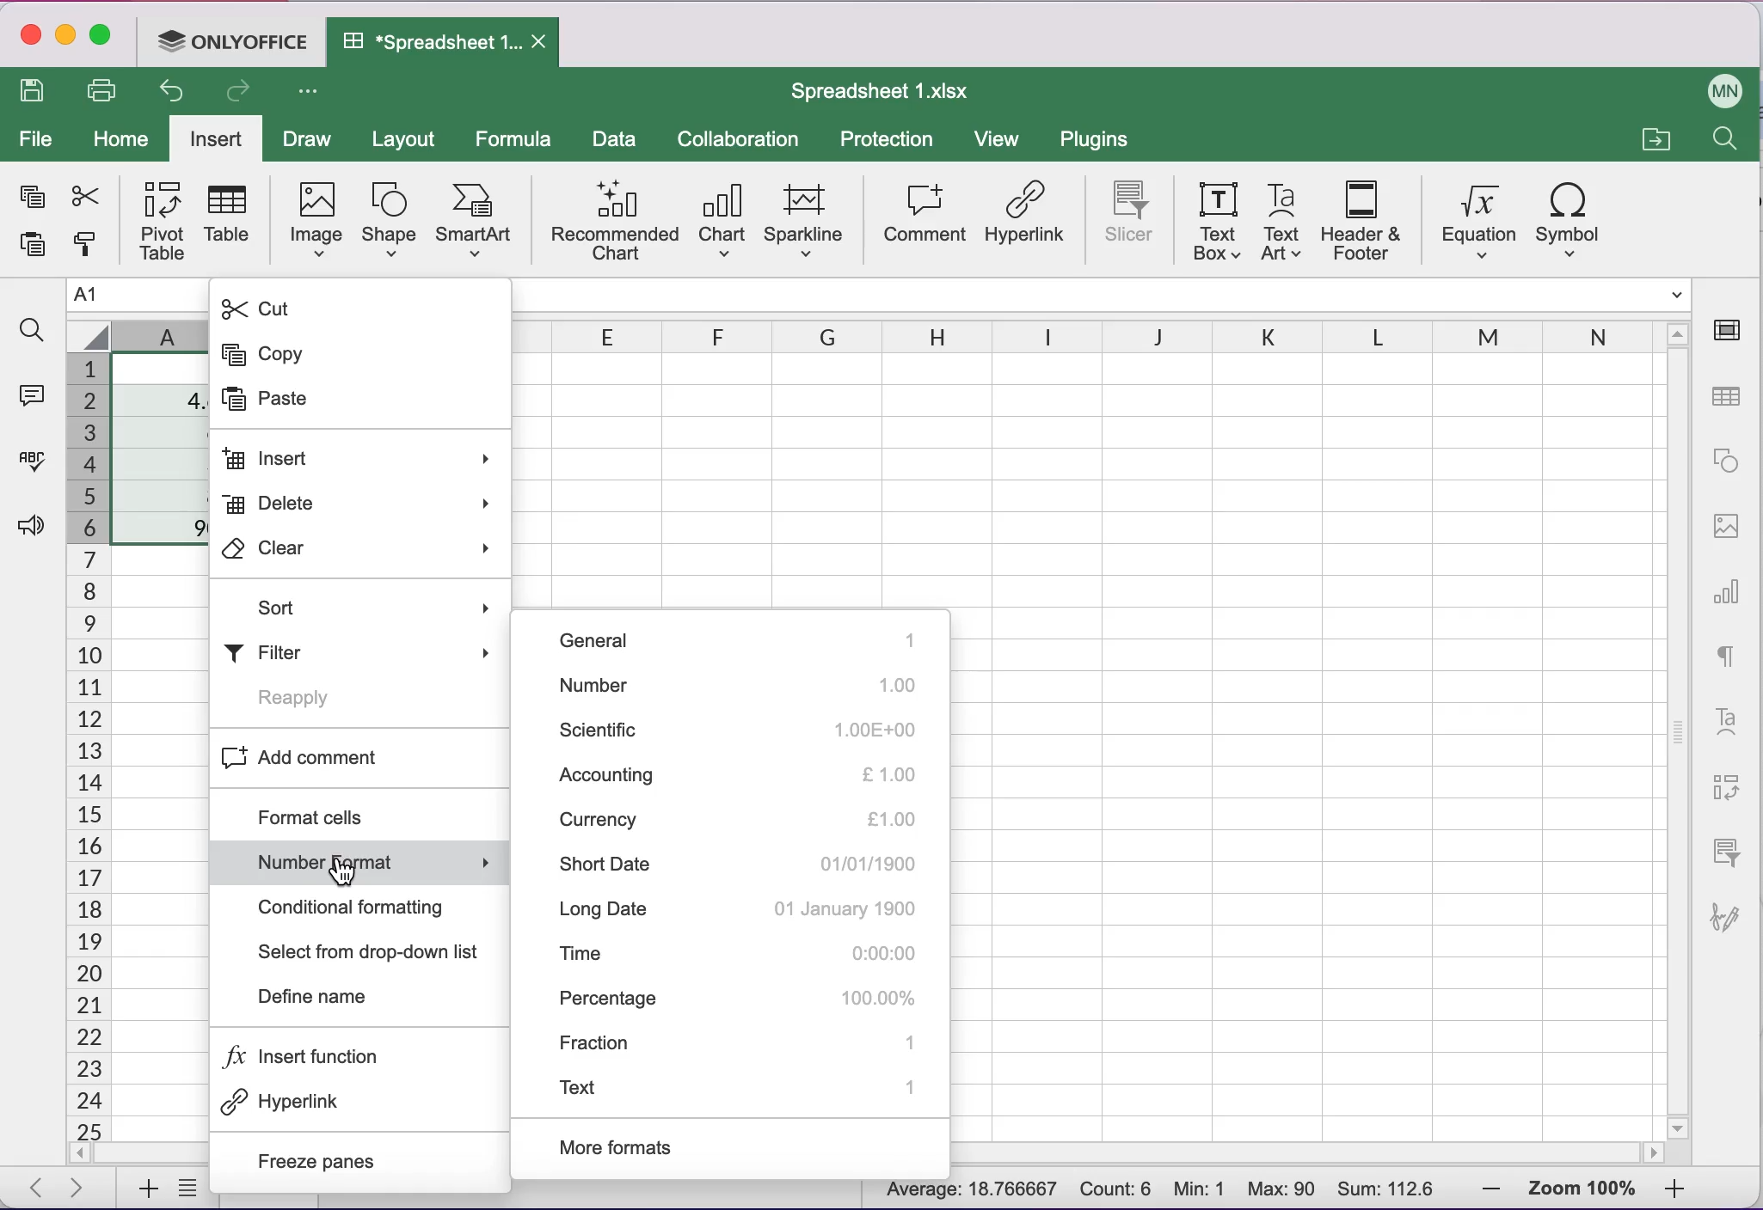  Describe the element at coordinates (1281, 223) in the screenshot. I see `text art` at that location.